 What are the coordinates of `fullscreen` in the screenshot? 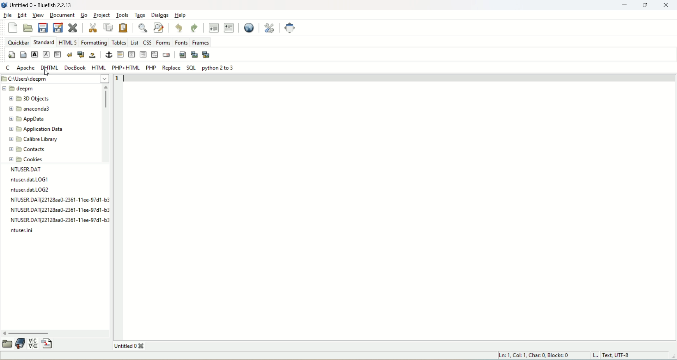 It's located at (291, 28).